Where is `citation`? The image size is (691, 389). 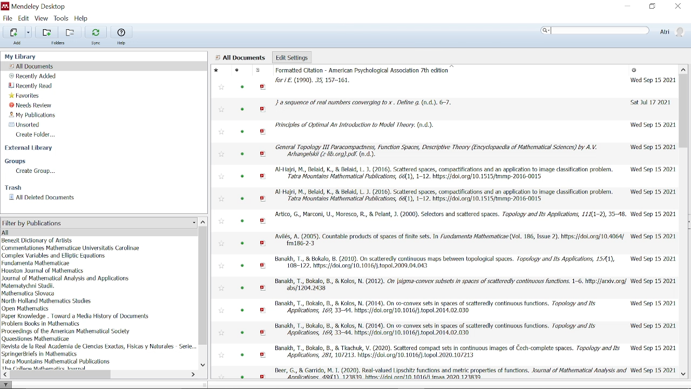
citation is located at coordinates (354, 125).